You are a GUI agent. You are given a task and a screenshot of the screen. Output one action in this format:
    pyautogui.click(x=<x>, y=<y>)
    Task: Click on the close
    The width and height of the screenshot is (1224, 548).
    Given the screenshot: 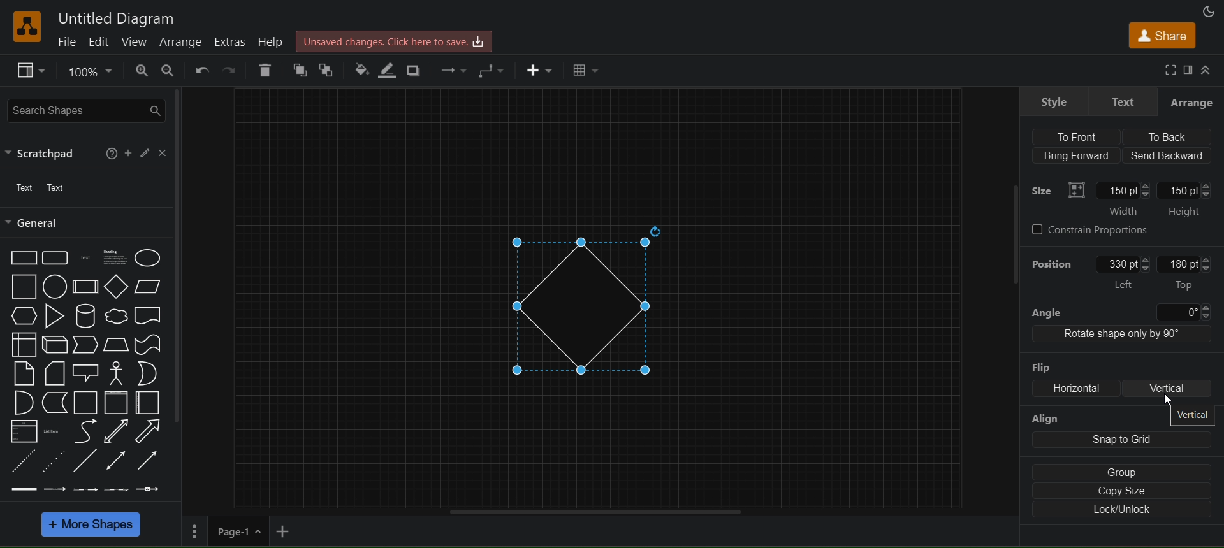 What is the action you would take?
    pyautogui.click(x=162, y=152)
    